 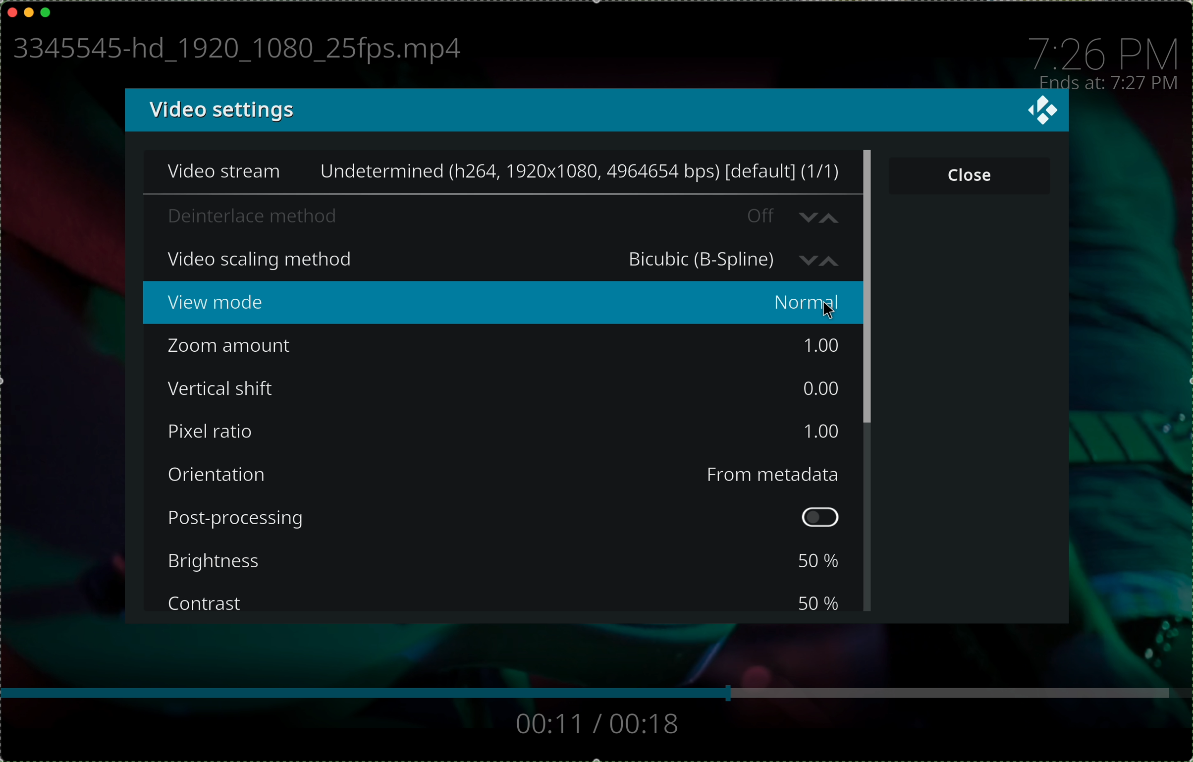 What do you see at coordinates (233, 51) in the screenshot?
I see `name file` at bounding box center [233, 51].